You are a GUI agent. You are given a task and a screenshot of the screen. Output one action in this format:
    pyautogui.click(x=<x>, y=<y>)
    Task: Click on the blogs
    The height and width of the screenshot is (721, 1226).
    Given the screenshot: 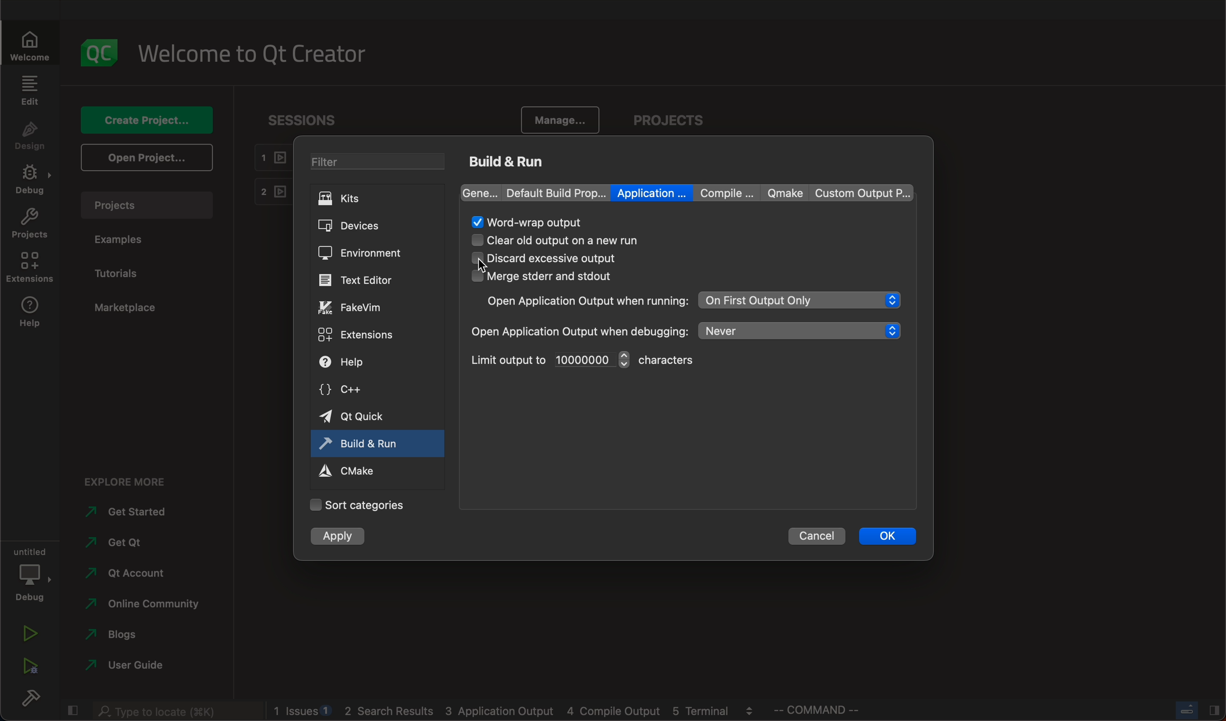 What is the action you would take?
    pyautogui.click(x=516, y=711)
    